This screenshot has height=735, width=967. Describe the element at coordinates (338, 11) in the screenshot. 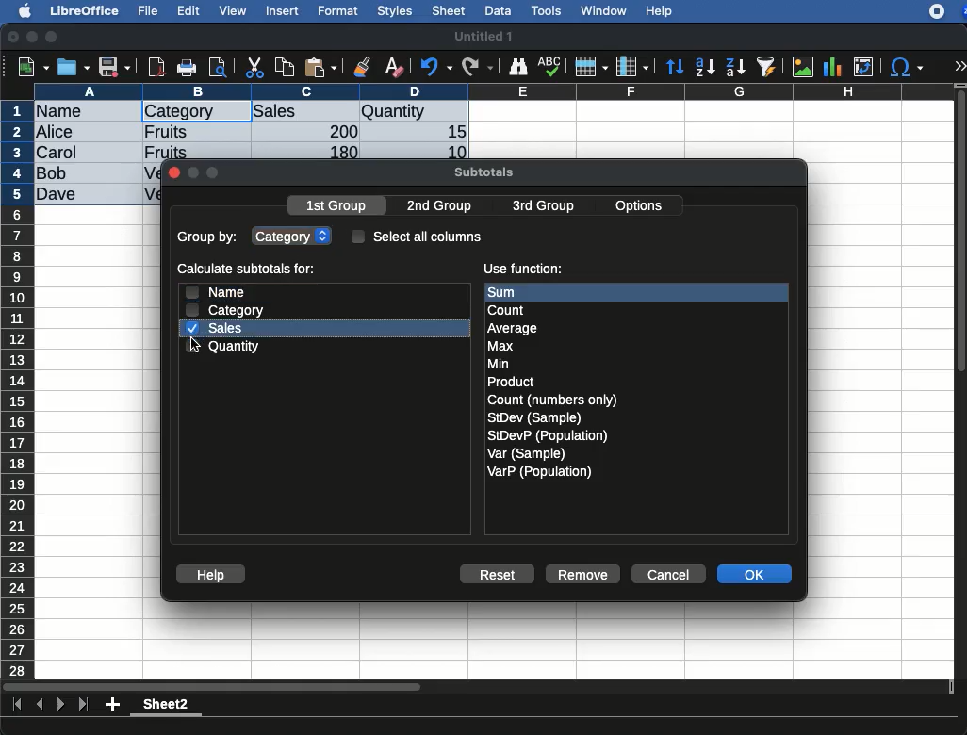

I see `format` at that location.